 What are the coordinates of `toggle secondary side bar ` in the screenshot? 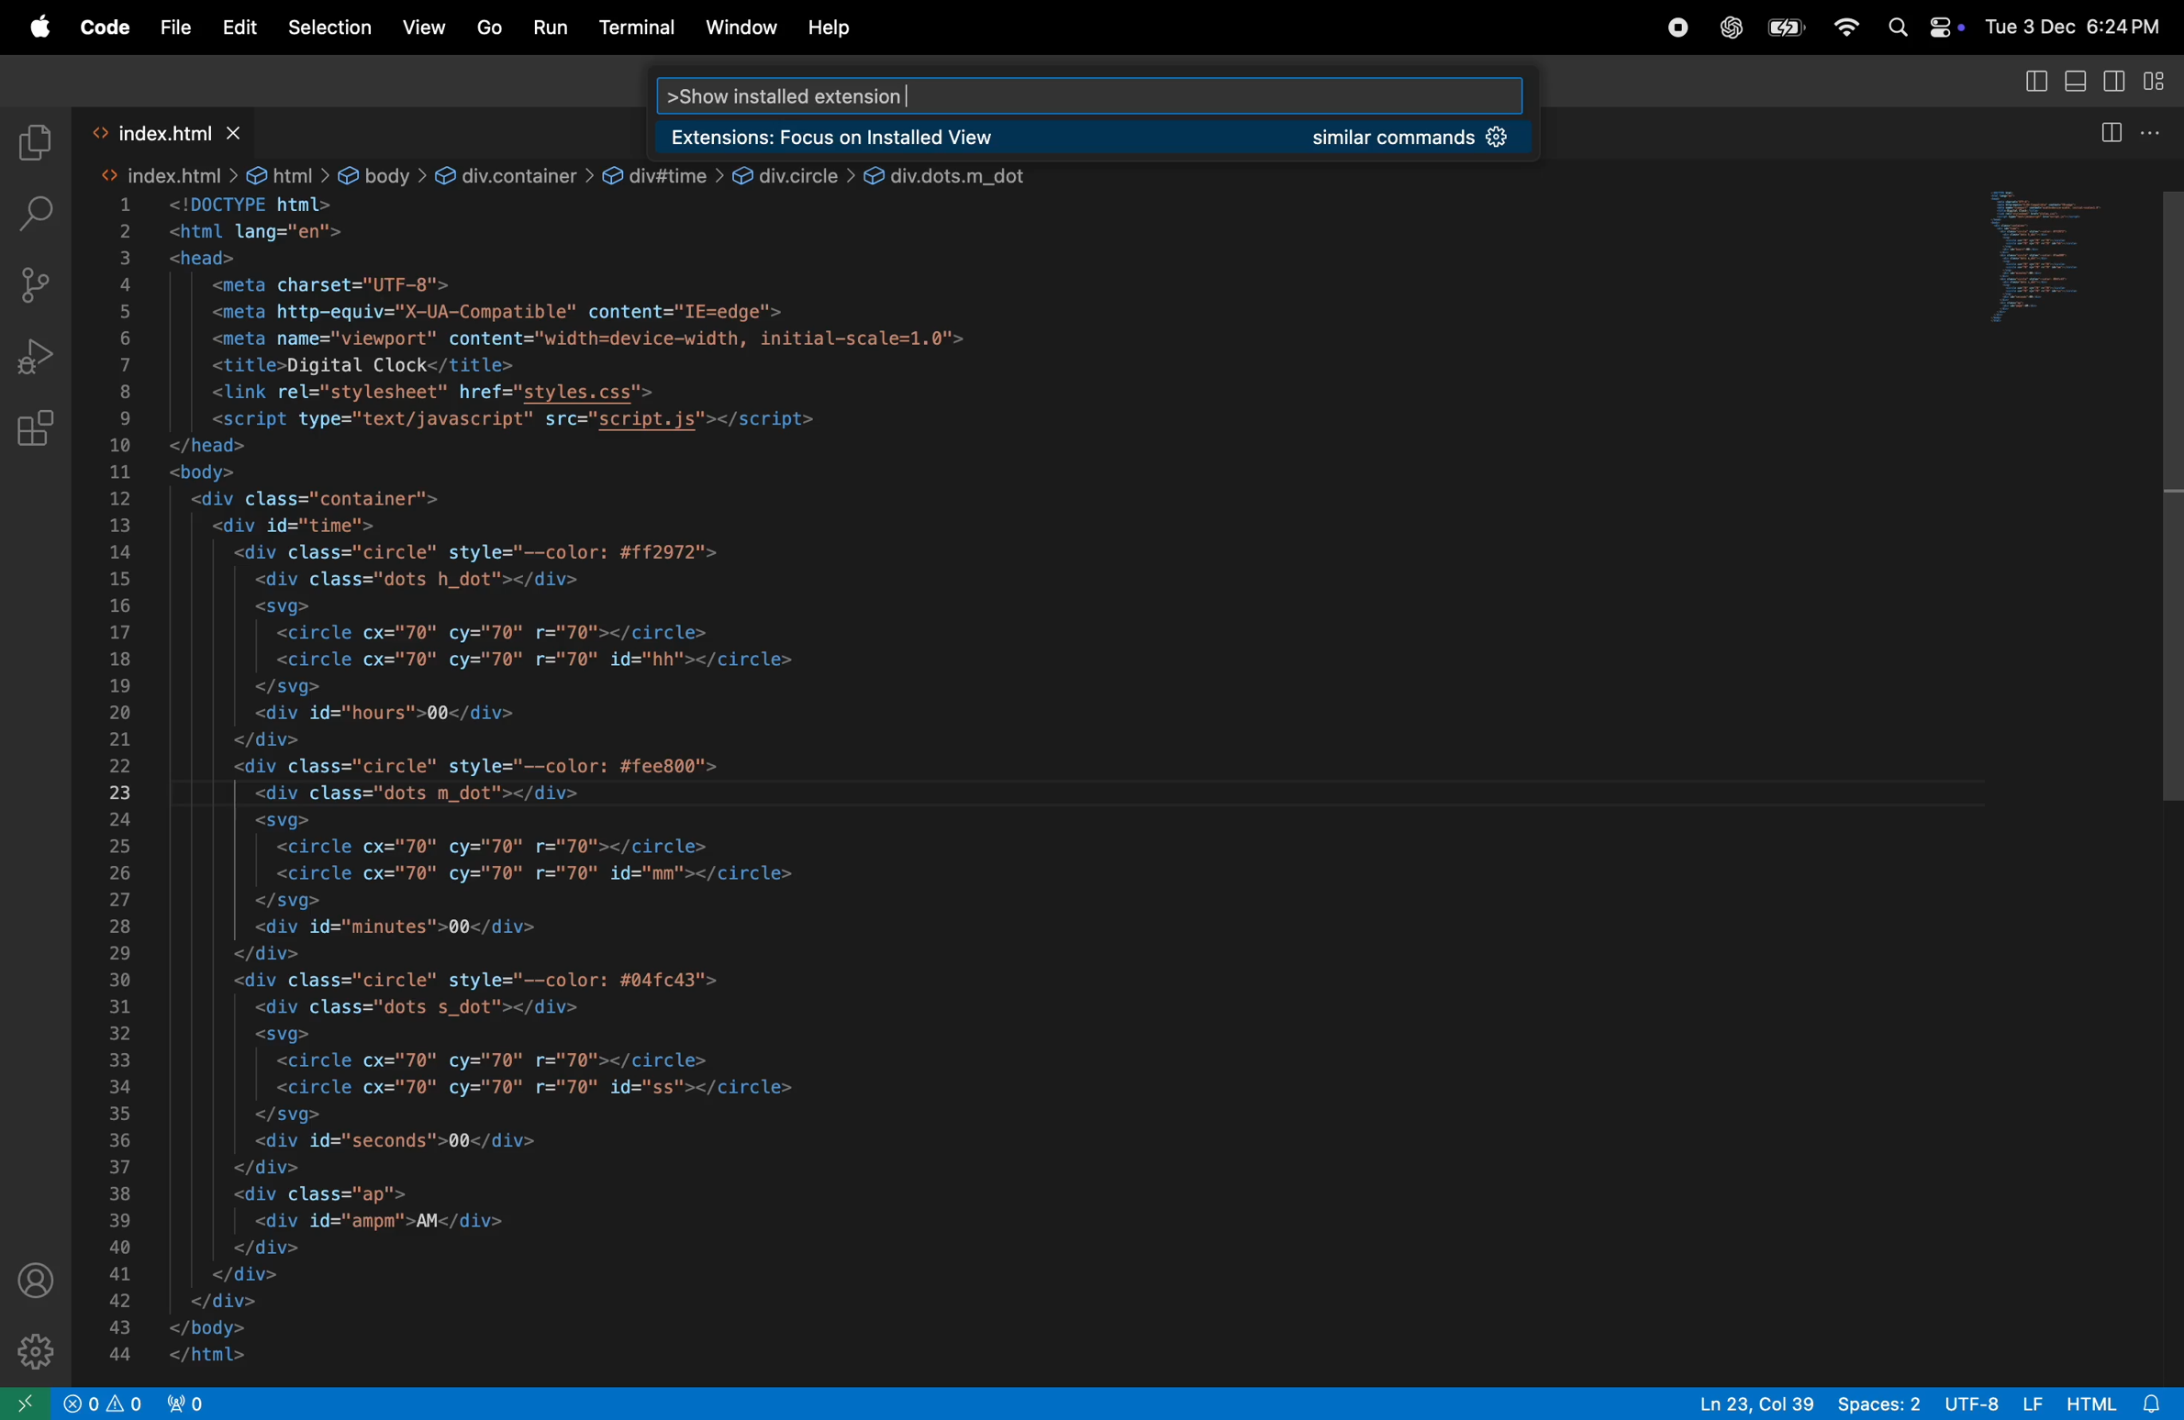 It's located at (2112, 79).